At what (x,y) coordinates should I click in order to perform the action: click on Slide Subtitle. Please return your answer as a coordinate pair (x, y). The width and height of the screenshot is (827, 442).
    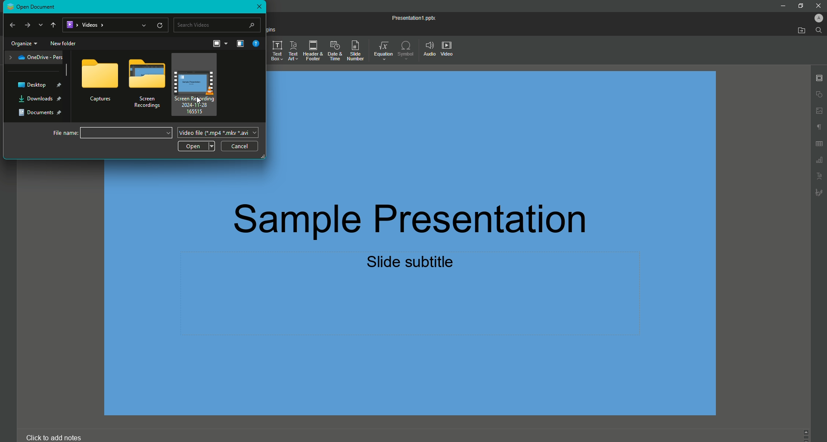
    Looking at the image, I should click on (413, 264).